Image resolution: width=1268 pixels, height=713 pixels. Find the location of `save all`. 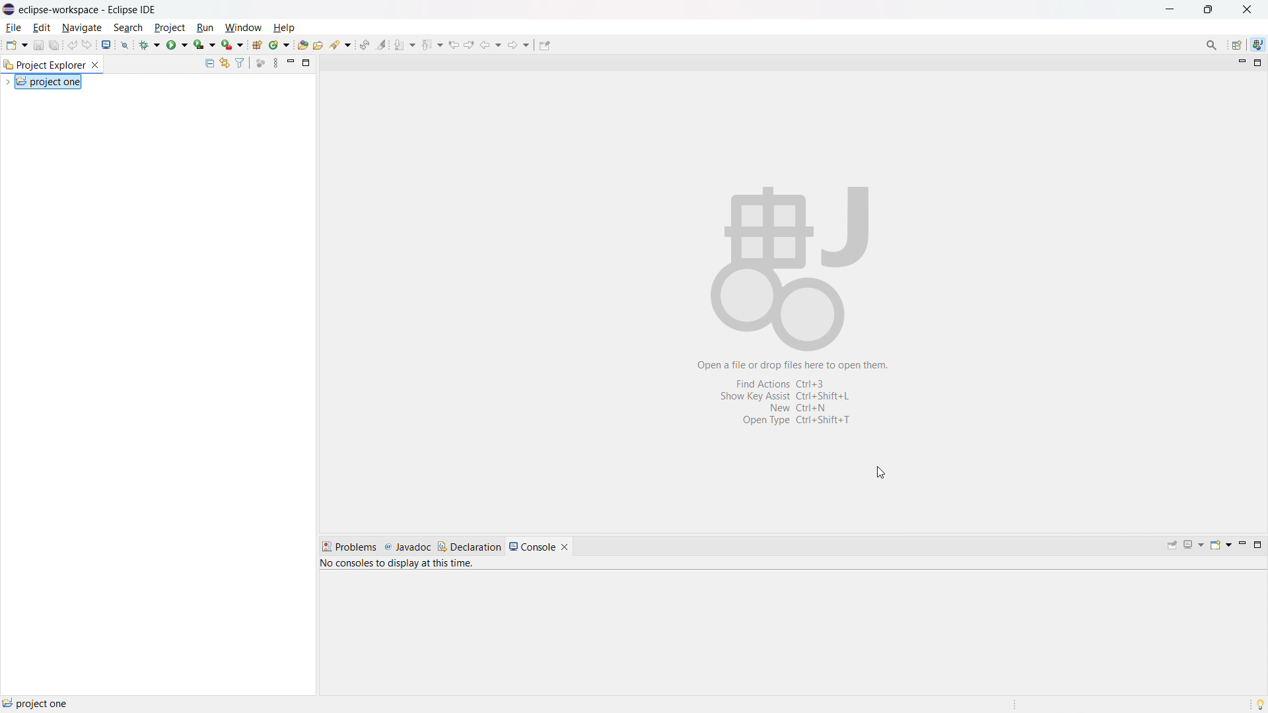

save all is located at coordinates (55, 46).